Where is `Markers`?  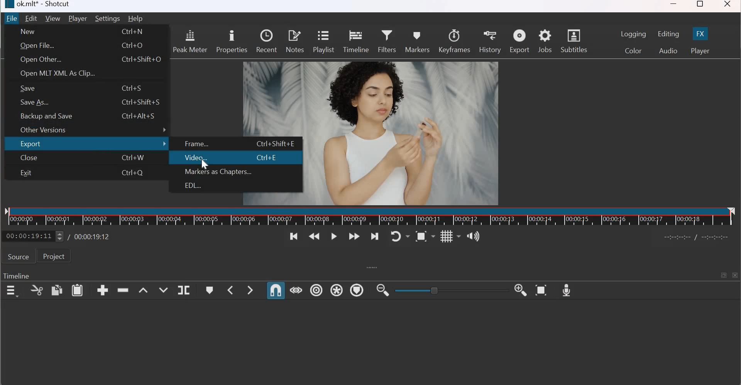 Markers is located at coordinates (416, 40).